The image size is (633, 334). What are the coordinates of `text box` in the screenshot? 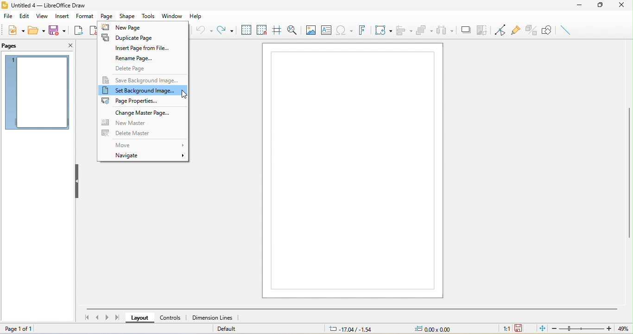 It's located at (328, 31).